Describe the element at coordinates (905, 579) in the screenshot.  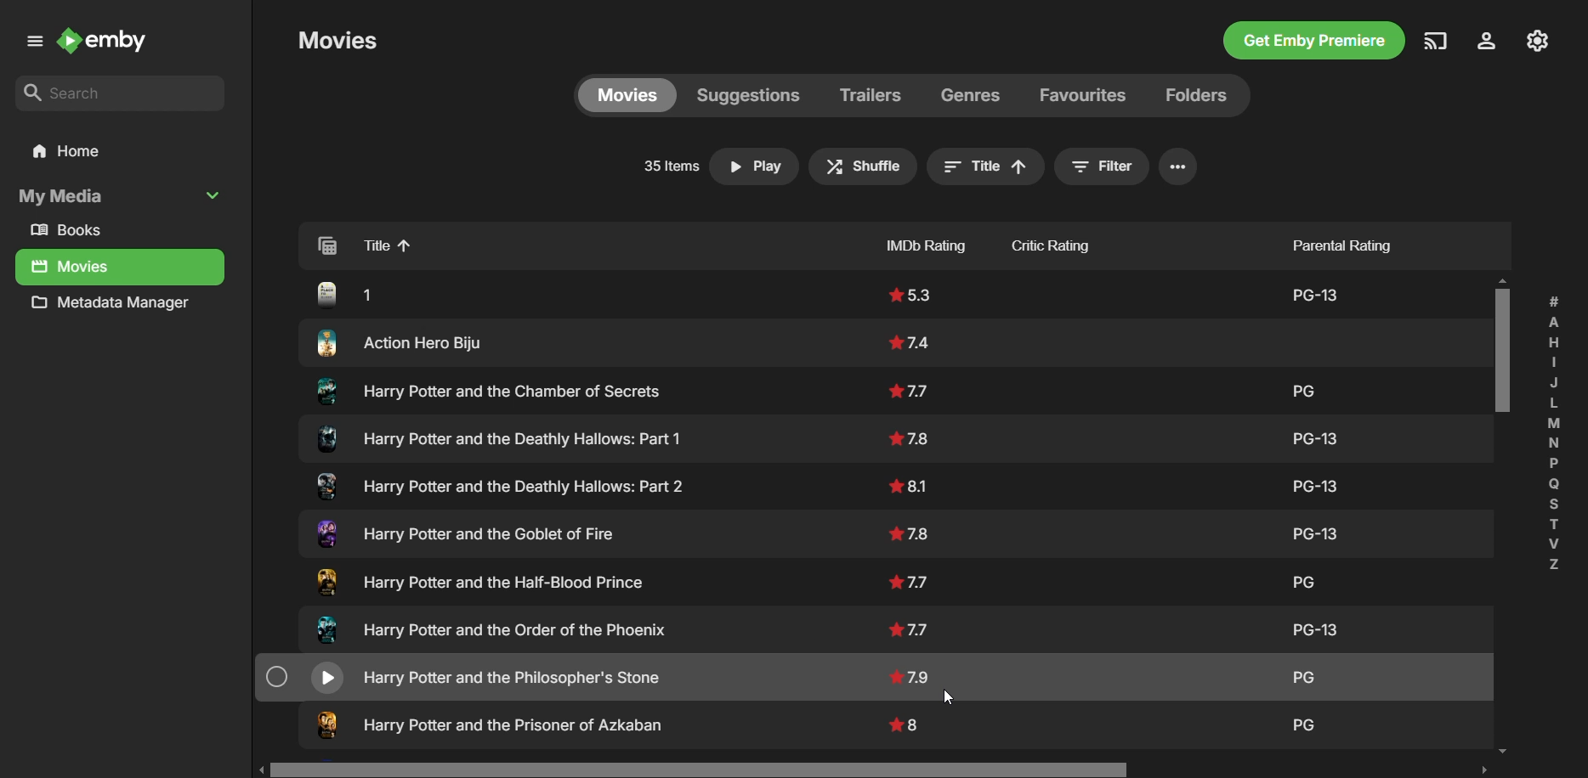
I see `` at that location.